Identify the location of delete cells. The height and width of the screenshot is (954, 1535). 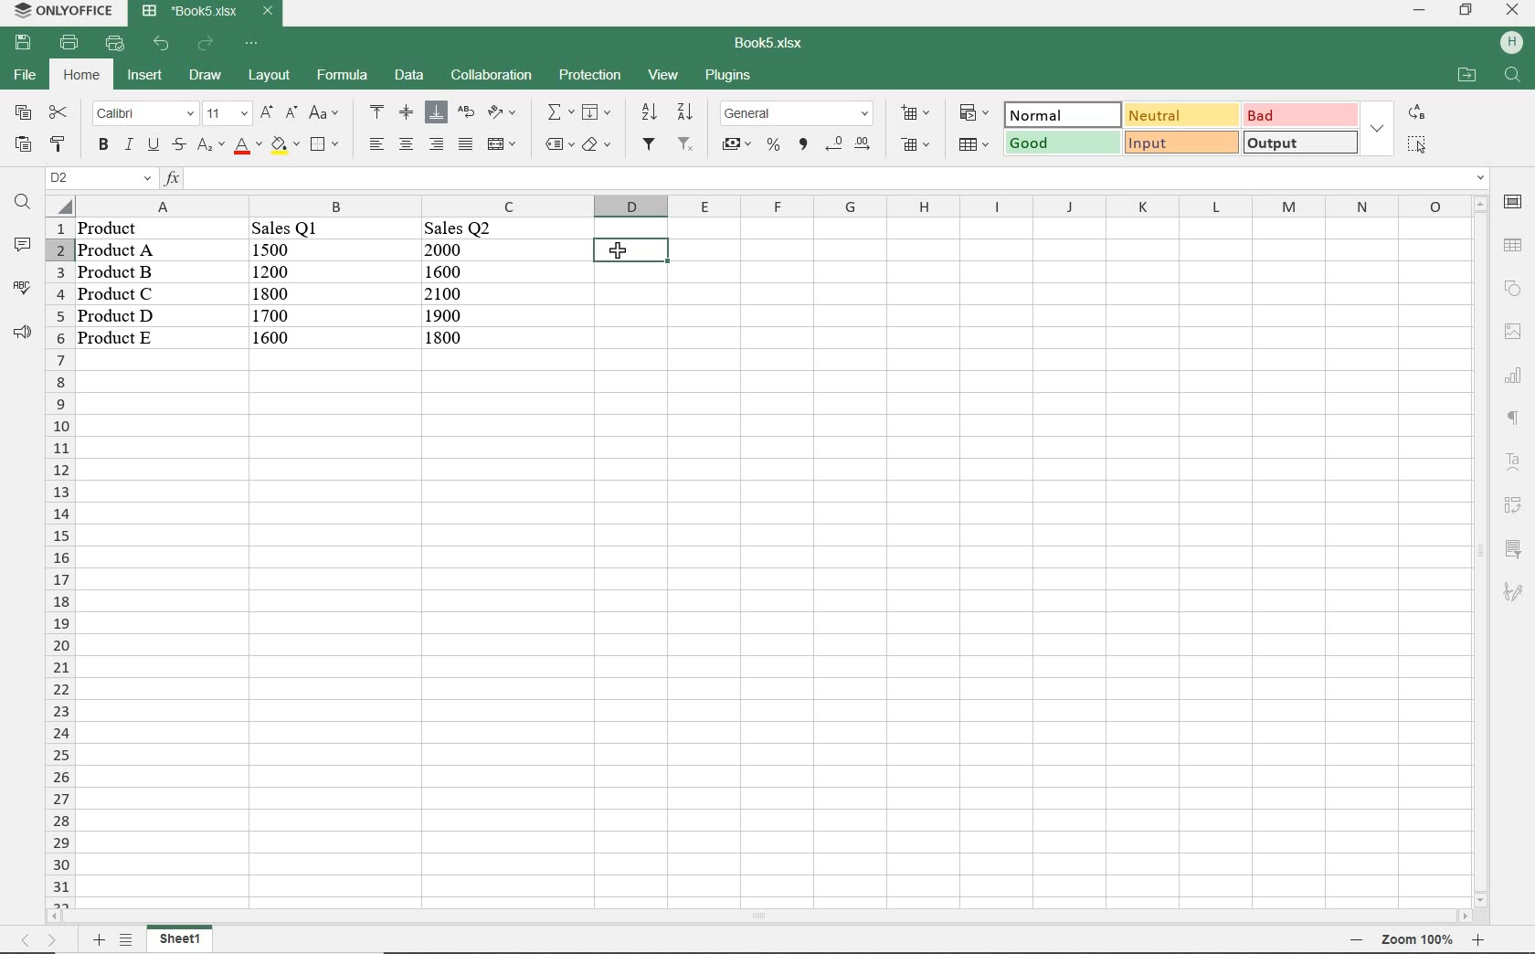
(916, 143).